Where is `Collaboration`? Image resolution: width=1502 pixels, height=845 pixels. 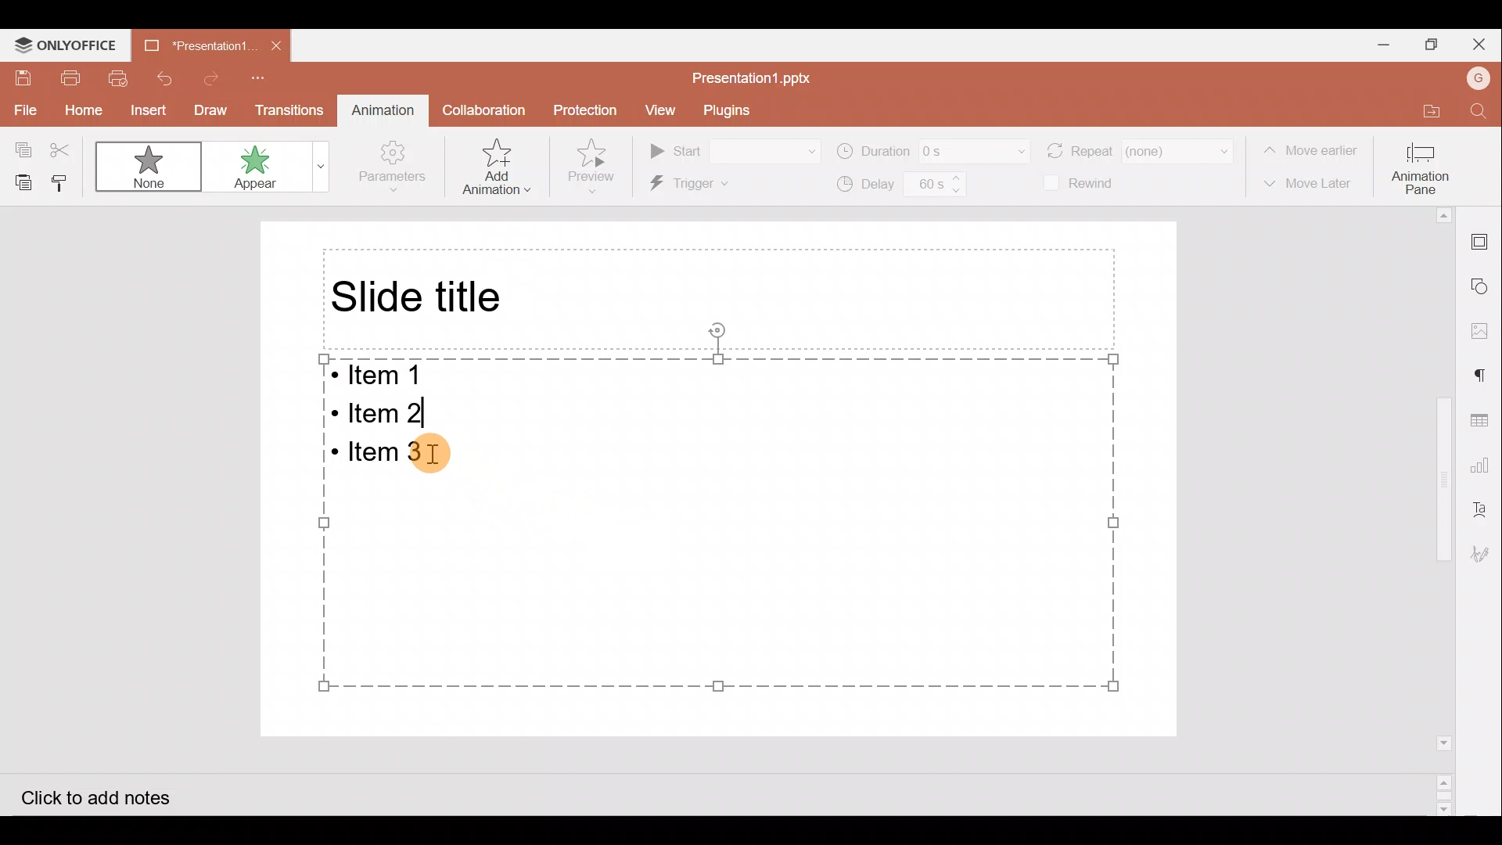 Collaboration is located at coordinates (485, 110).